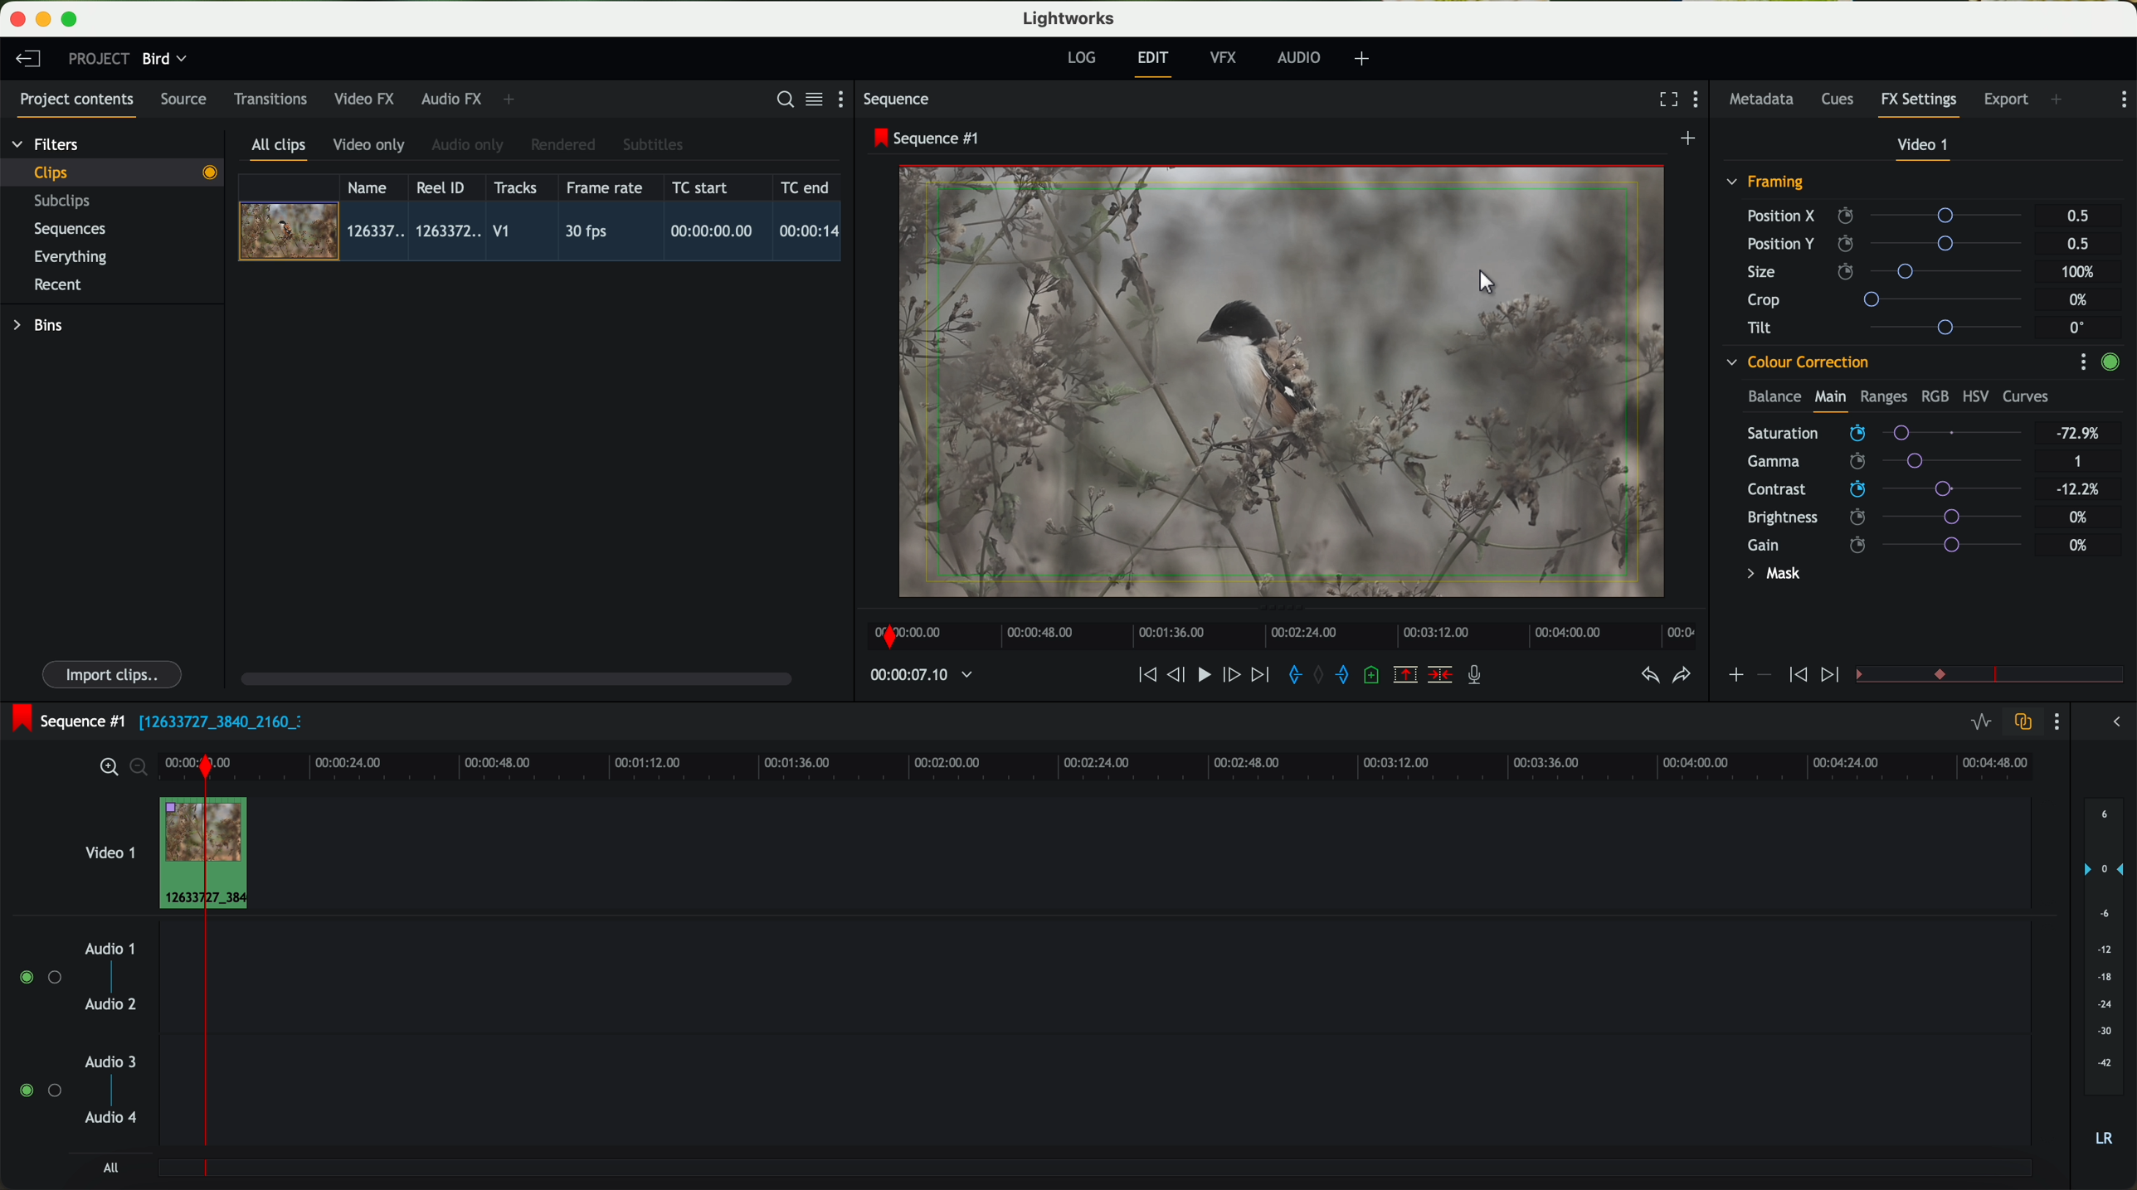 This screenshot has width=2137, height=1190. What do you see at coordinates (2111, 722) in the screenshot?
I see `show/hide the full audio mix` at bounding box center [2111, 722].